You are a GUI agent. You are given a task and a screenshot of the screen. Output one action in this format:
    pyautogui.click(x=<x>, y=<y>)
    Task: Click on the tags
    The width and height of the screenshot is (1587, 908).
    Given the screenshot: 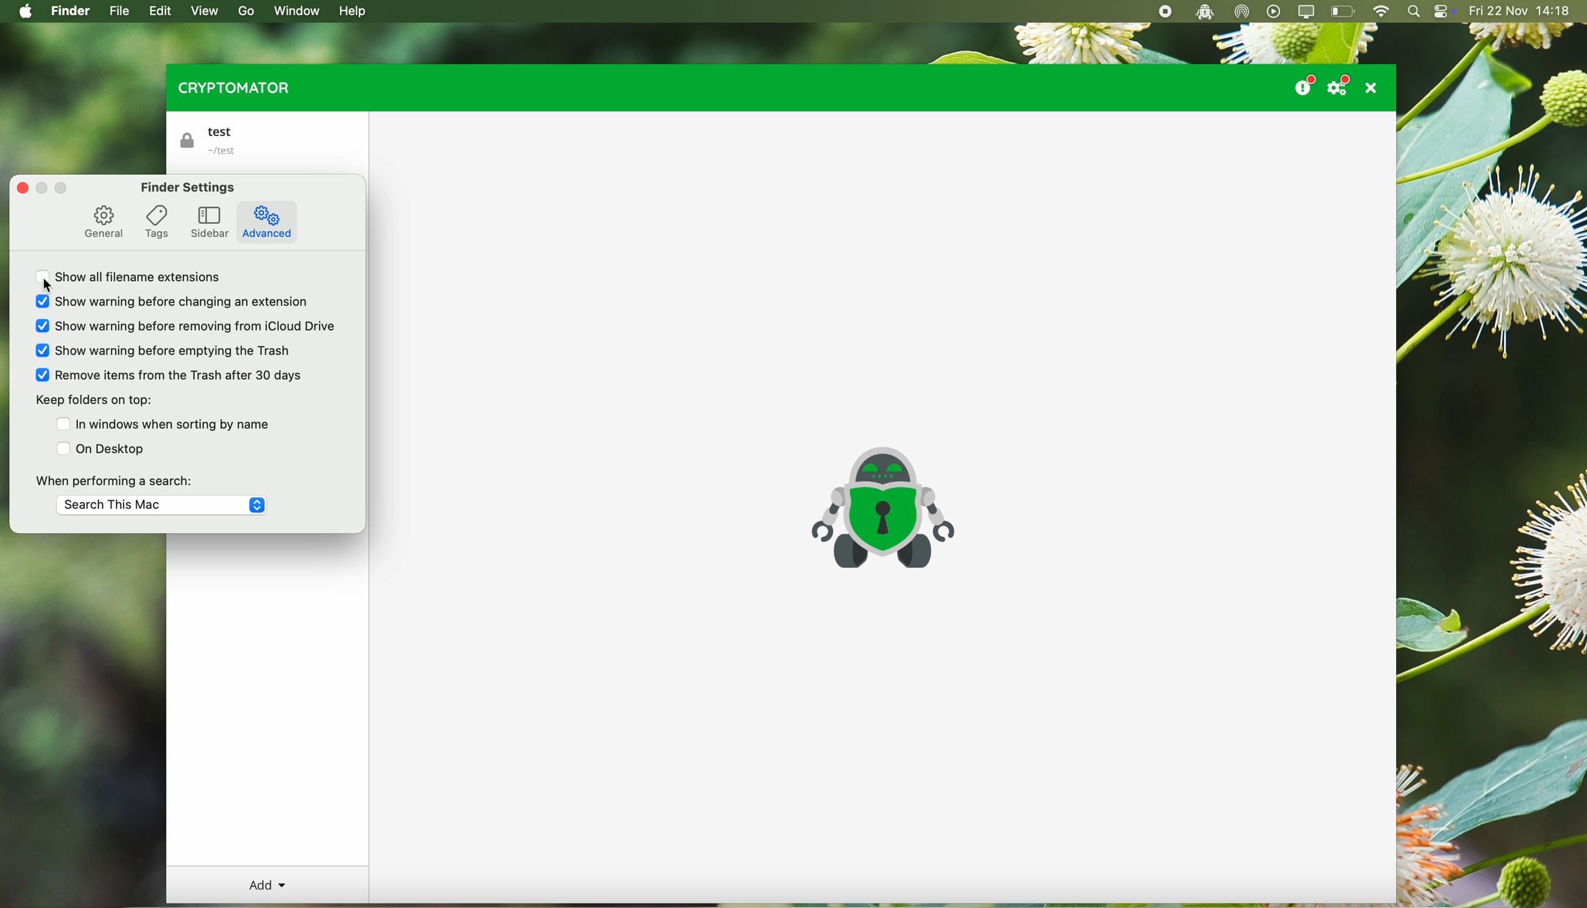 What is the action you would take?
    pyautogui.click(x=157, y=221)
    